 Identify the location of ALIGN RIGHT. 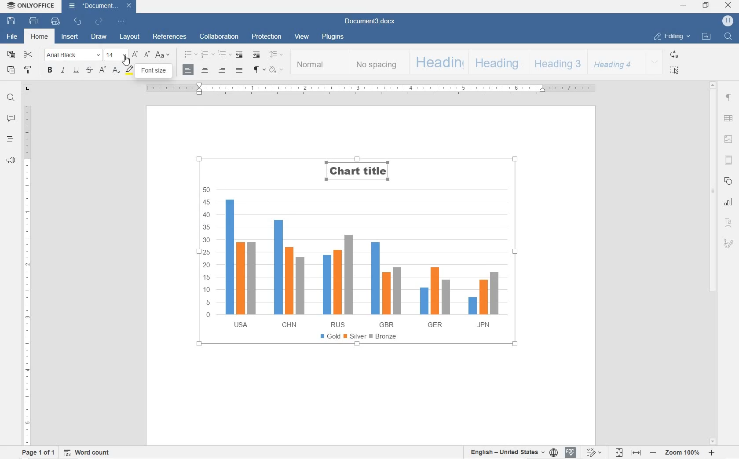
(222, 70).